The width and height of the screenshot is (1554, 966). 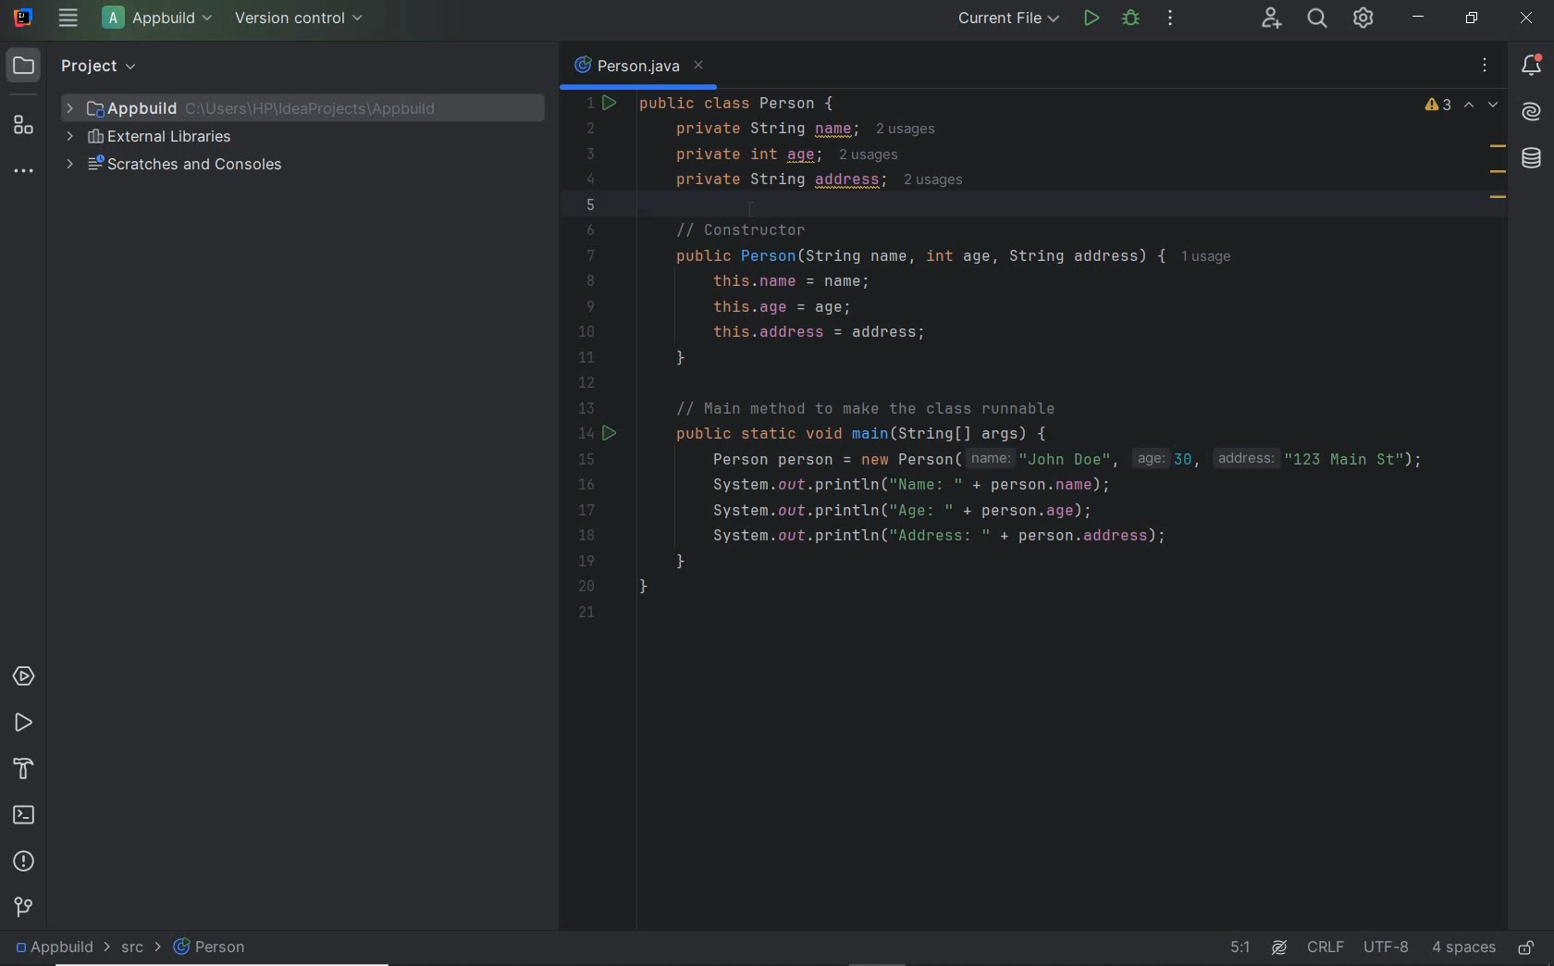 What do you see at coordinates (1387, 947) in the screenshot?
I see `file encoding` at bounding box center [1387, 947].